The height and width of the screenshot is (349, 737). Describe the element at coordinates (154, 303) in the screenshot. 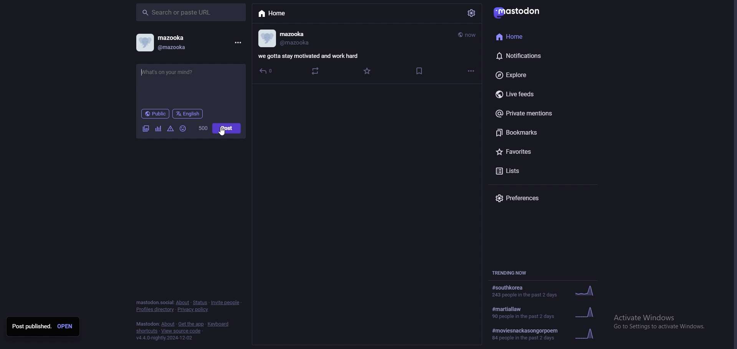

I see `mastodon social` at that location.